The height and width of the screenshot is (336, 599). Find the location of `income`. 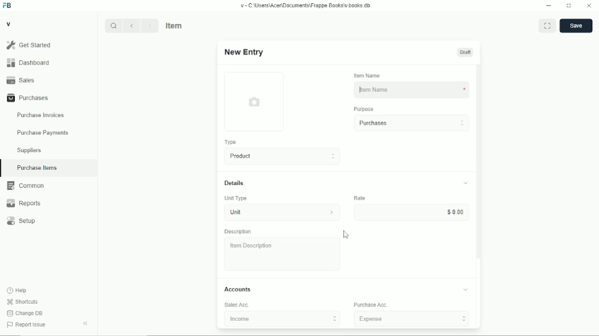

income is located at coordinates (282, 318).